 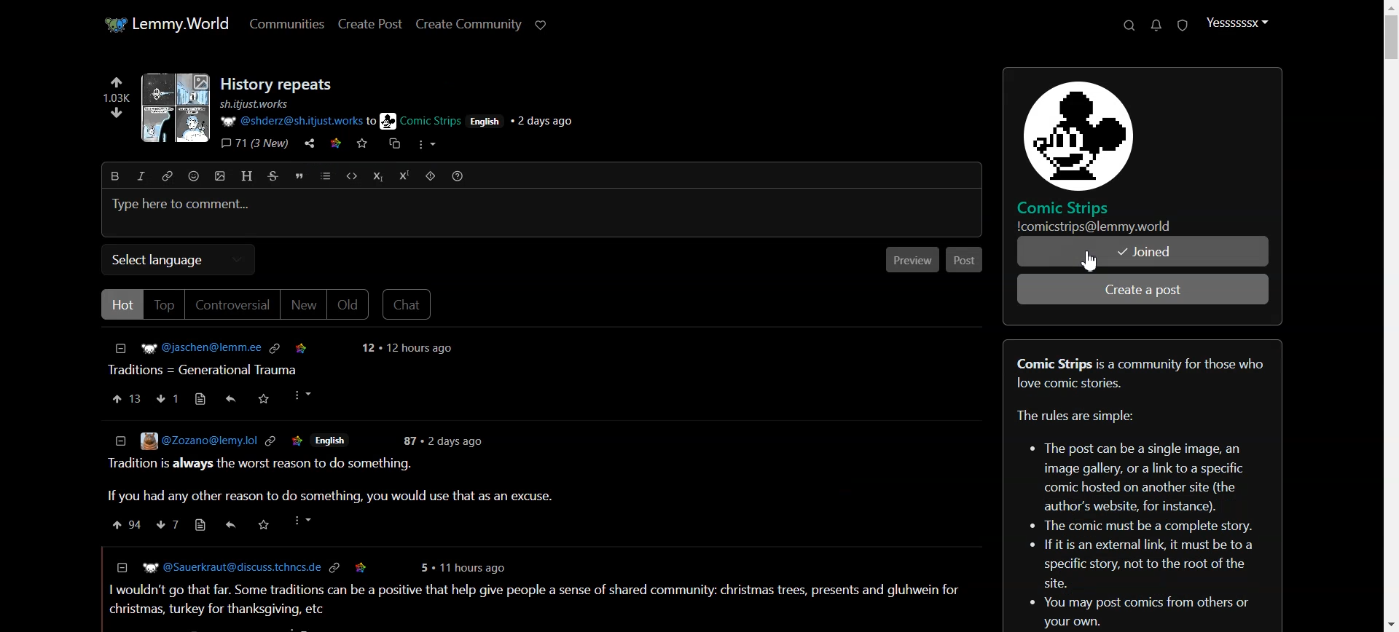 What do you see at coordinates (1236, 23) in the screenshot?
I see `Profile` at bounding box center [1236, 23].